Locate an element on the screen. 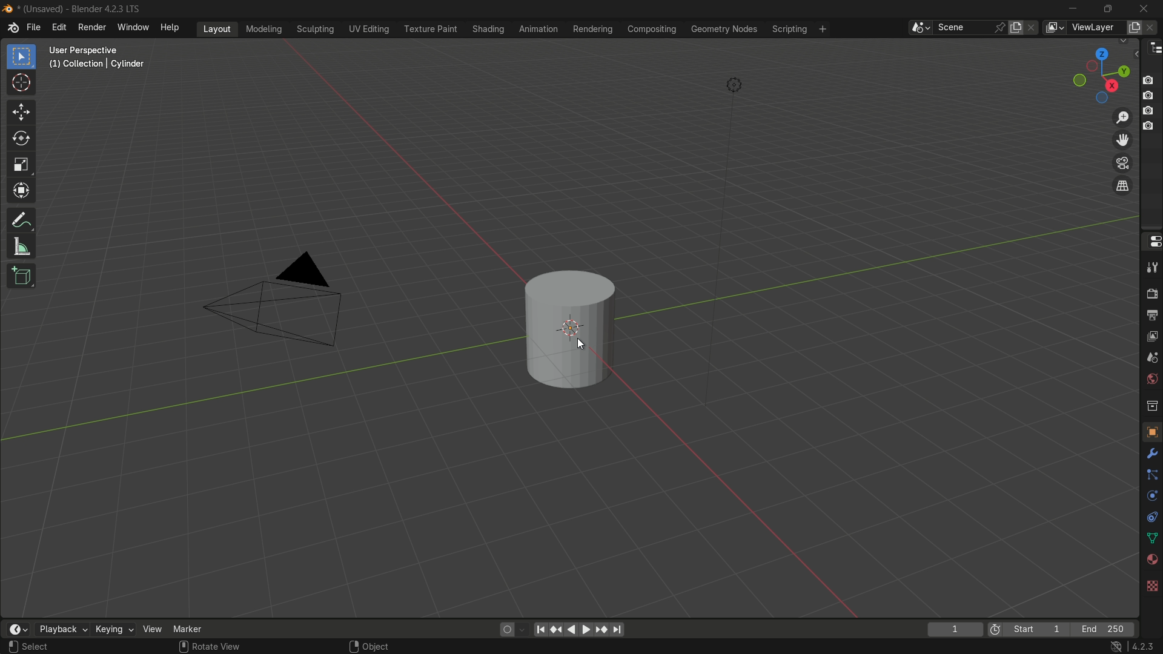  select box is located at coordinates (23, 57).